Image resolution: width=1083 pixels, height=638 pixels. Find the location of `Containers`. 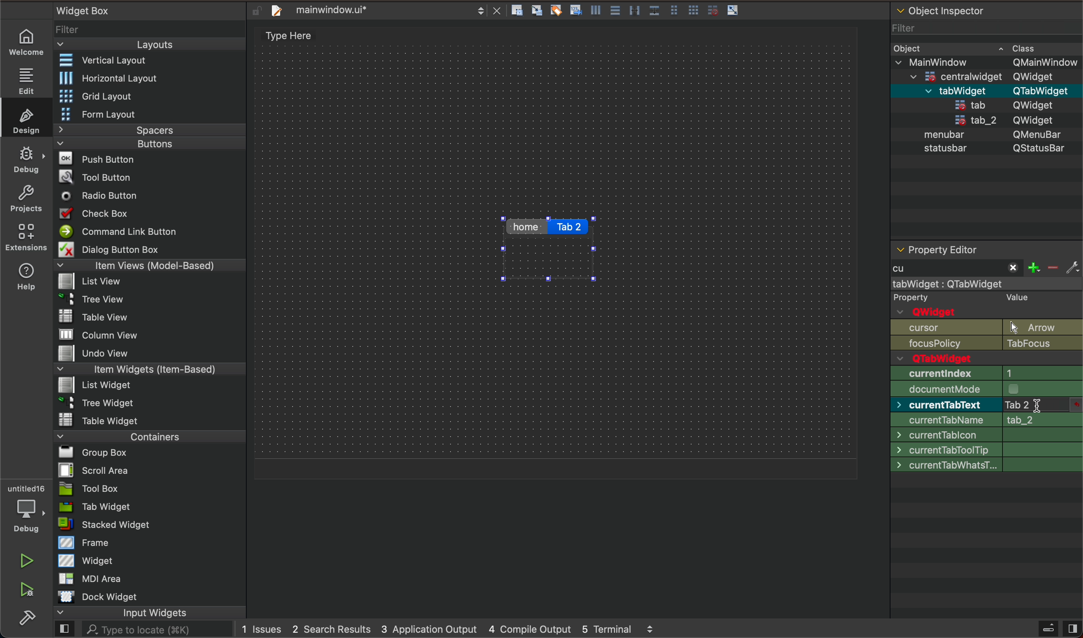

Containers is located at coordinates (147, 435).